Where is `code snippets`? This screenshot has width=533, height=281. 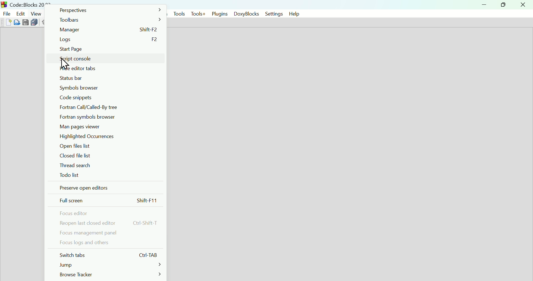
code snippets is located at coordinates (106, 98).